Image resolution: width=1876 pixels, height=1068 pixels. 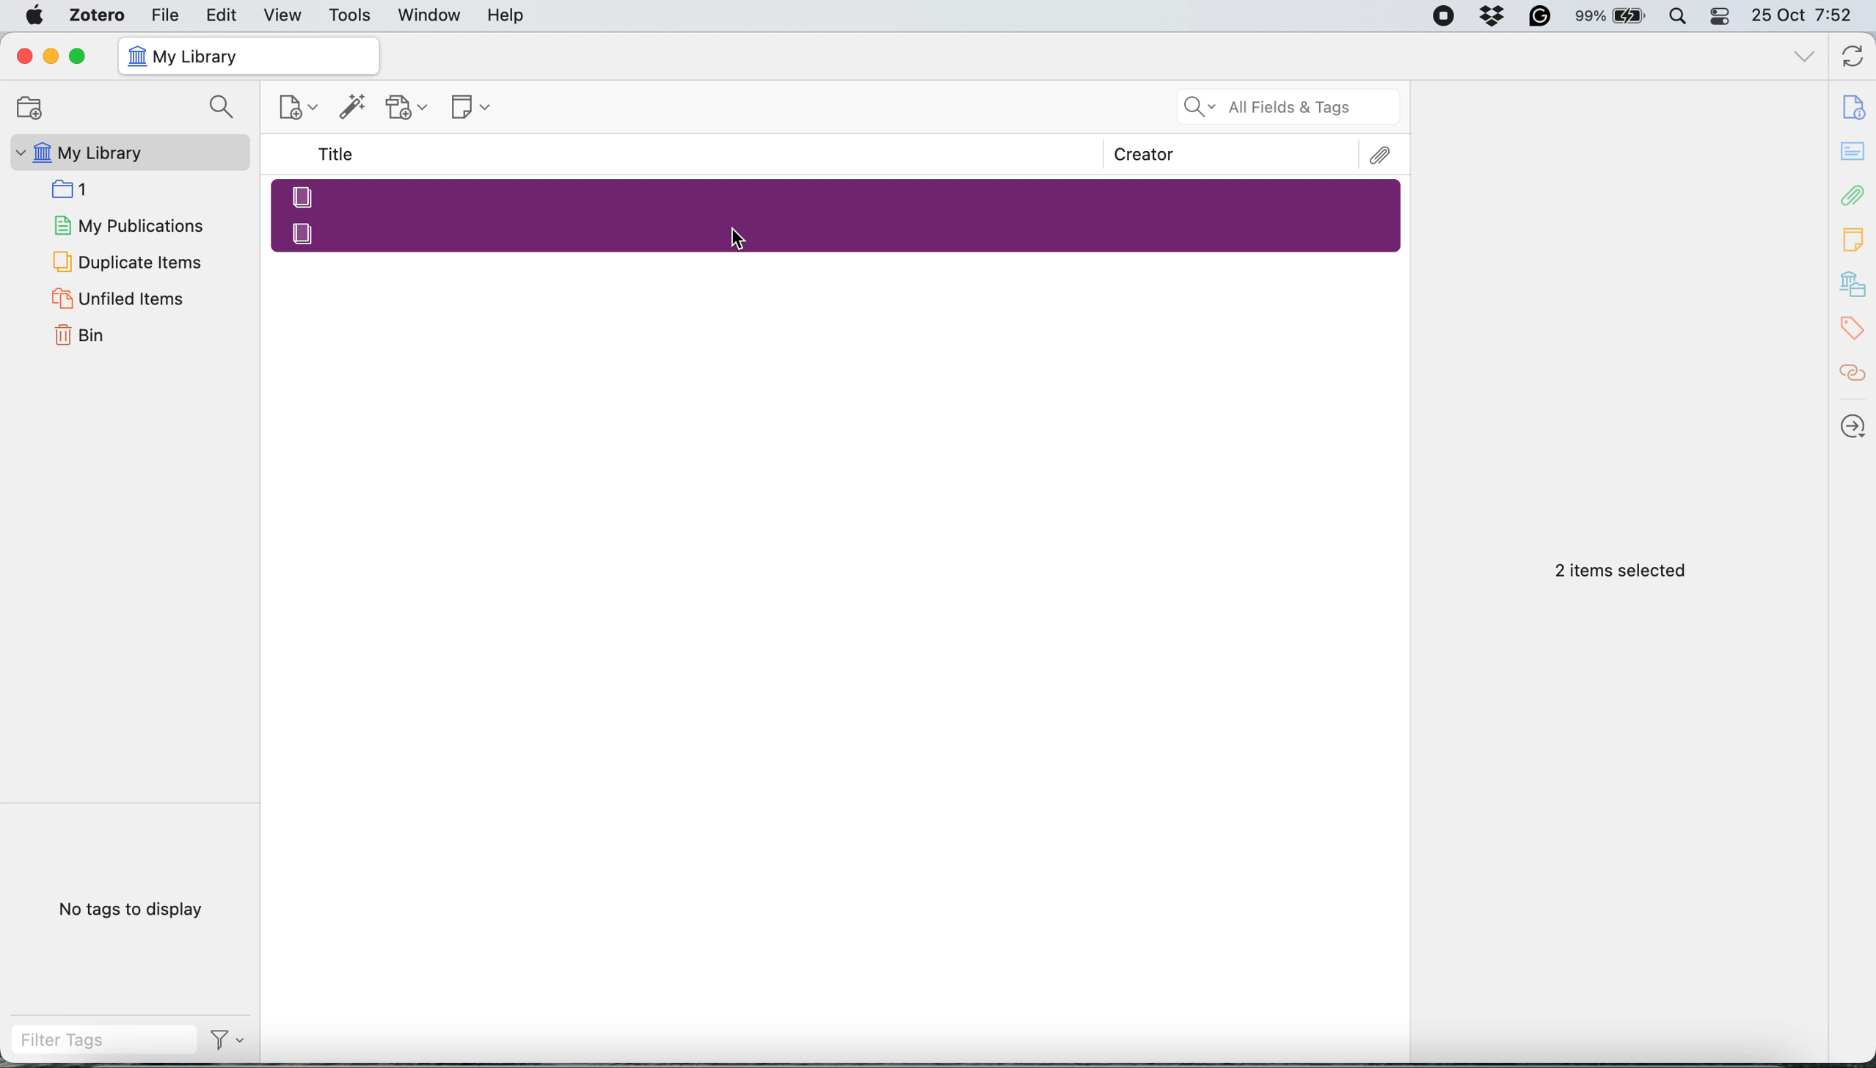 I want to click on New Item, so click(x=300, y=110).